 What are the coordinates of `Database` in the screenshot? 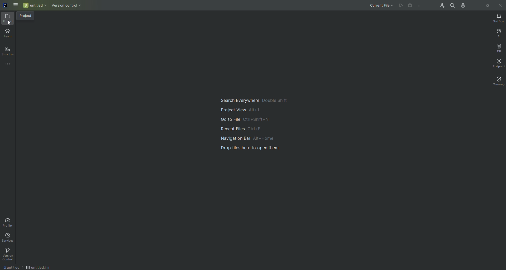 It's located at (499, 47).